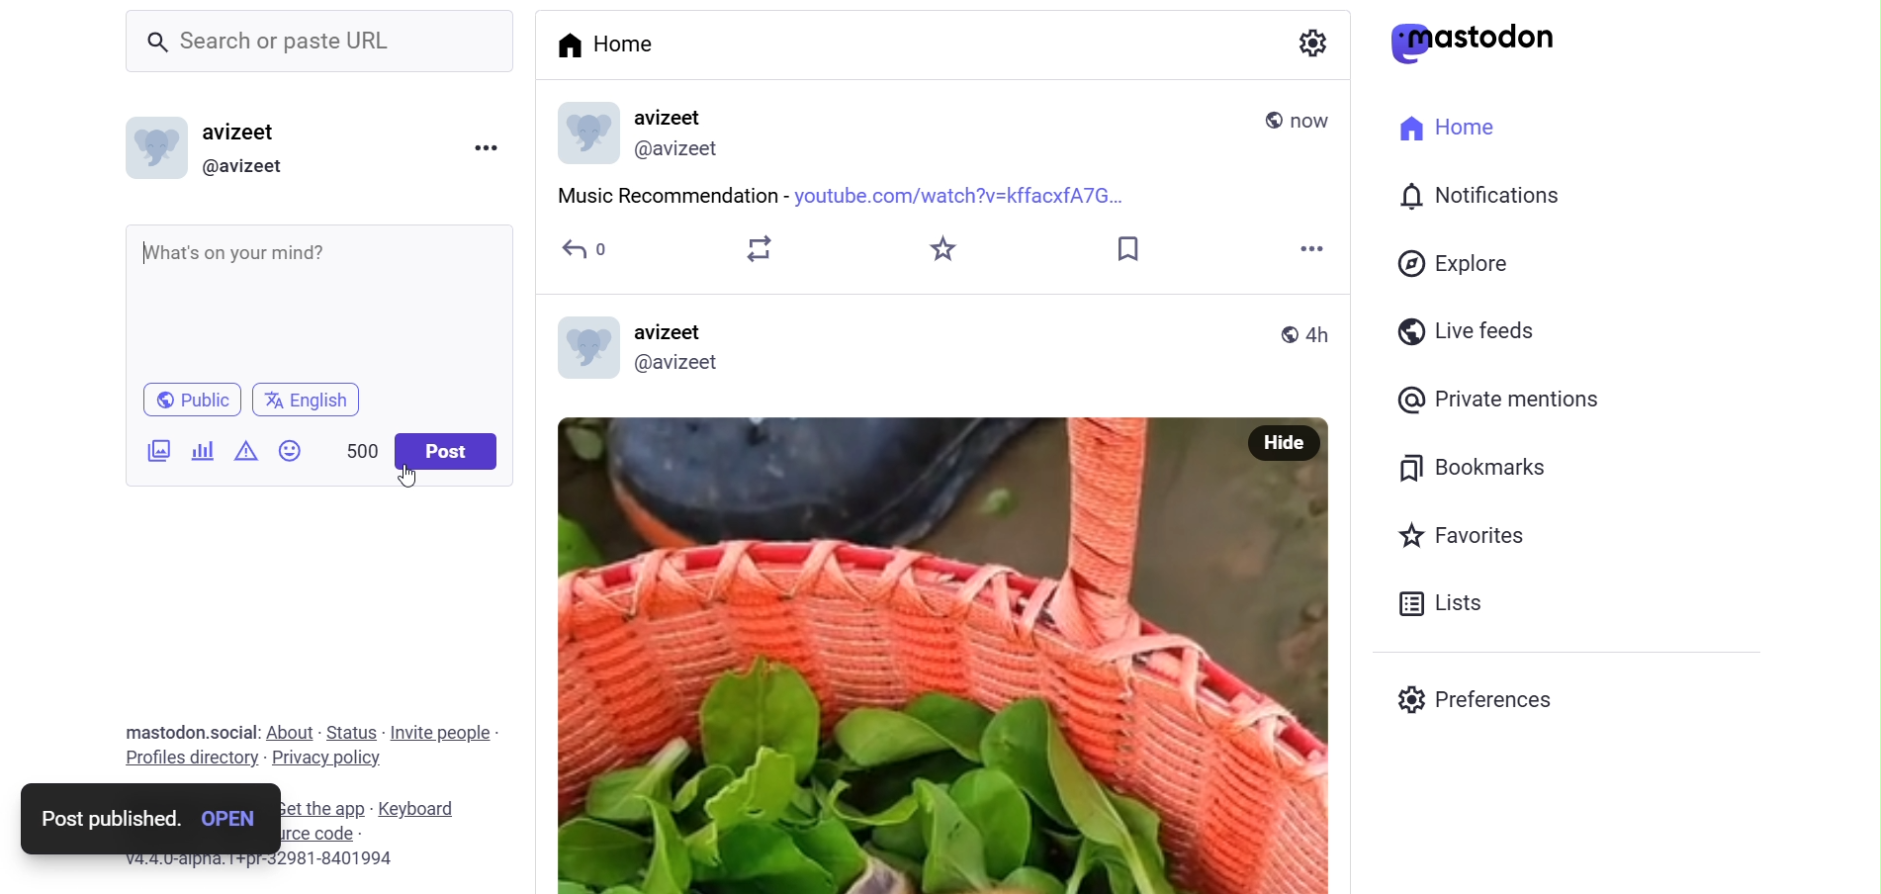  I want to click on avizeet, so click(672, 329).